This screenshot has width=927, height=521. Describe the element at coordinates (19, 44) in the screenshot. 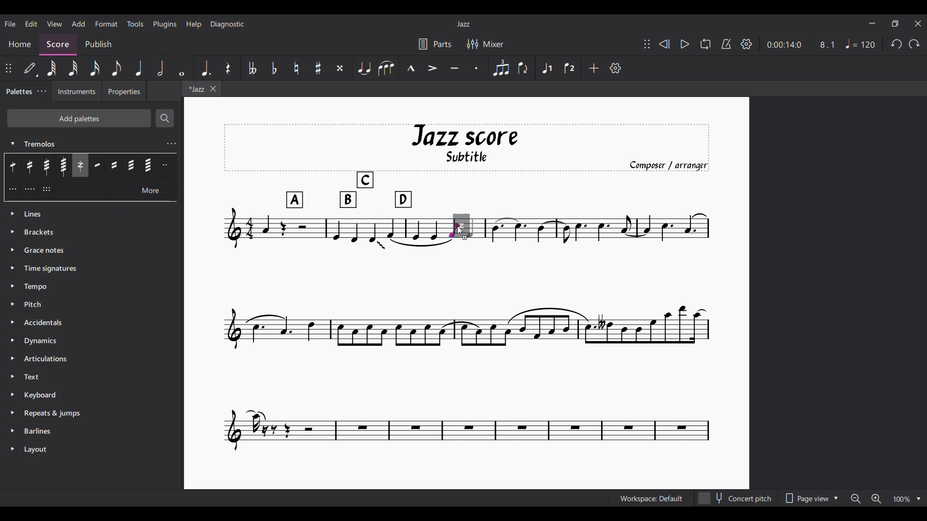

I see `Home` at that location.